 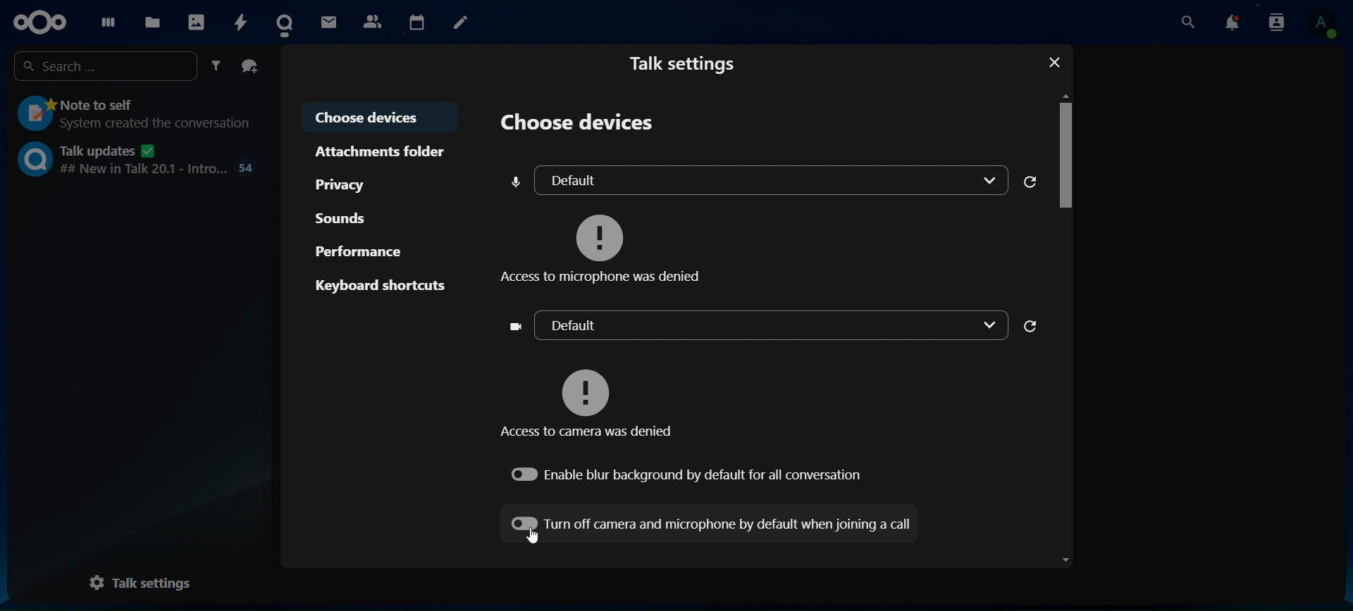 I want to click on access to camera was denied, so click(x=595, y=401).